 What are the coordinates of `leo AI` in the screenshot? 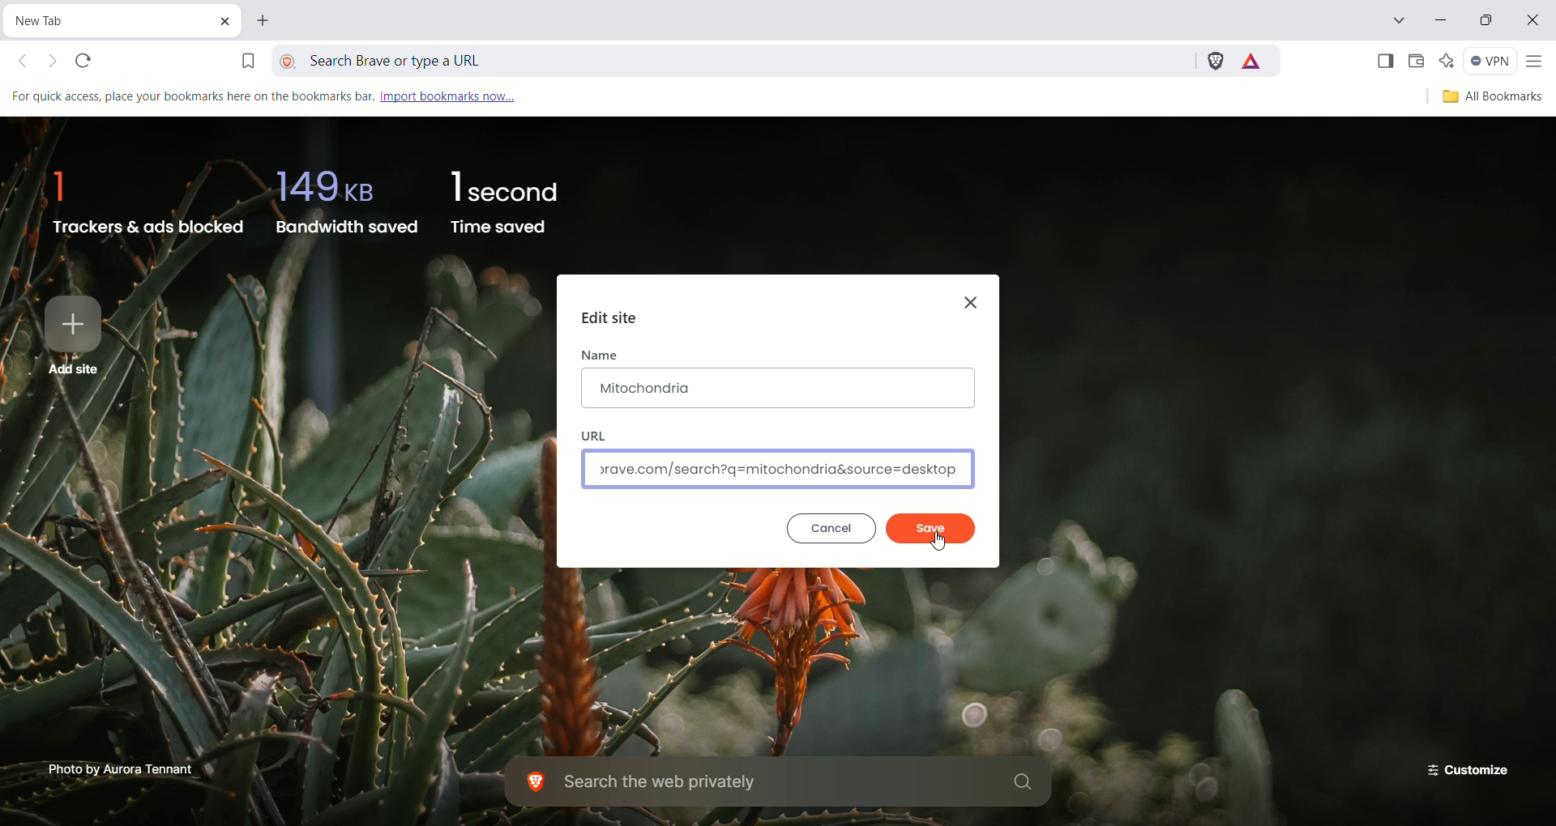 It's located at (1447, 61).